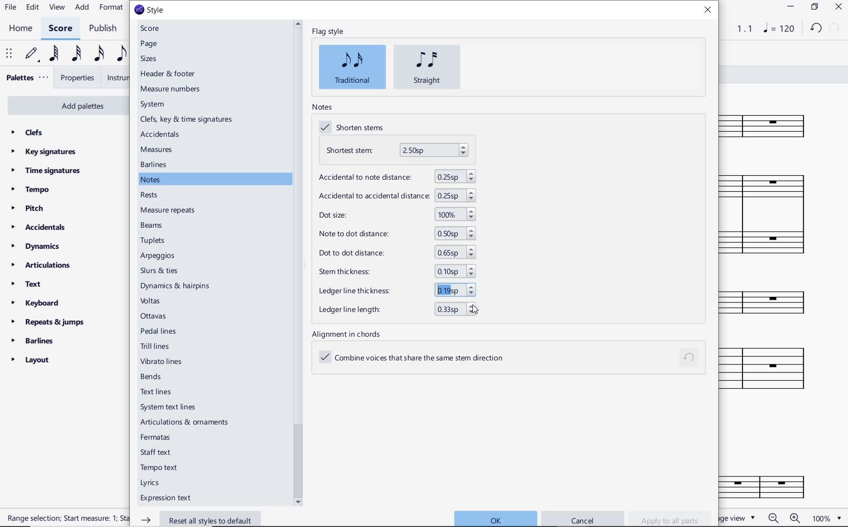 Image resolution: width=848 pixels, height=527 pixels. I want to click on text lines, so click(155, 391).